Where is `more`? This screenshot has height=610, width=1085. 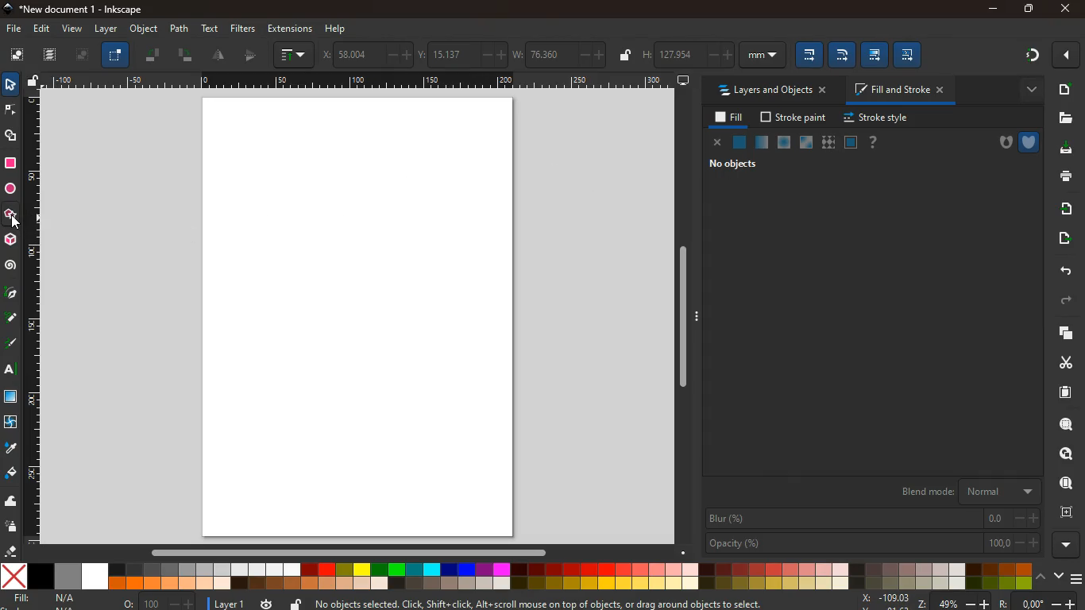 more is located at coordinates (1064, 56).